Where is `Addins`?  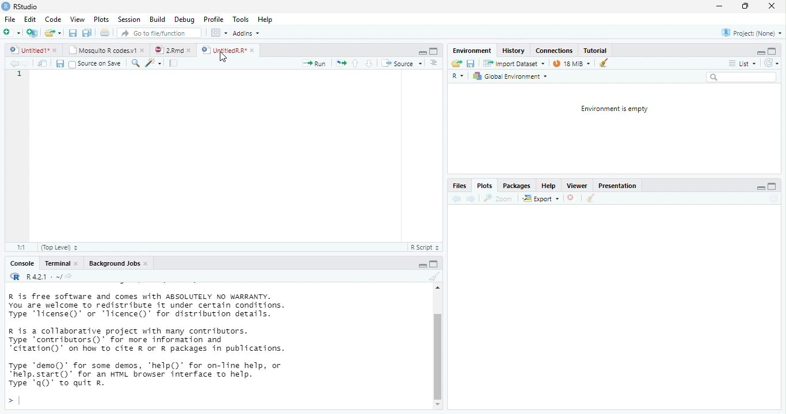 Addins is located at coordinates (246, 33).